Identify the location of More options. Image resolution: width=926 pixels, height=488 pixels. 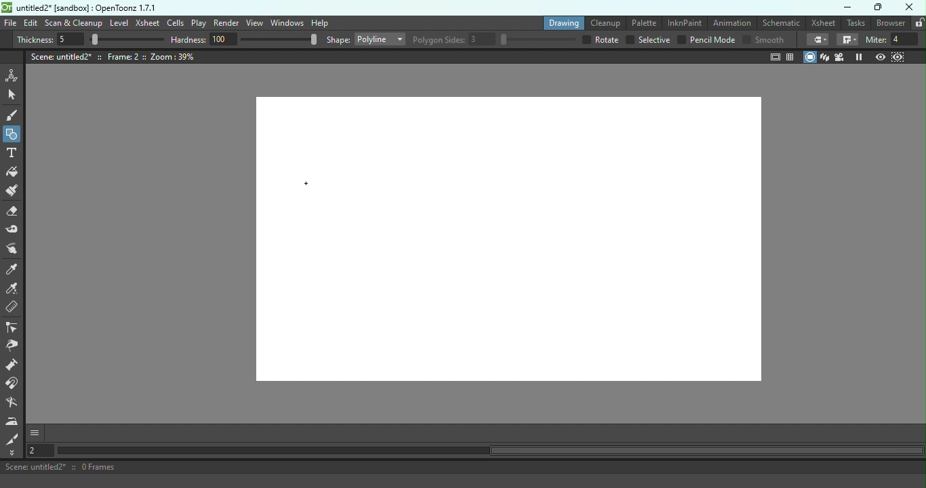
(35, 434).